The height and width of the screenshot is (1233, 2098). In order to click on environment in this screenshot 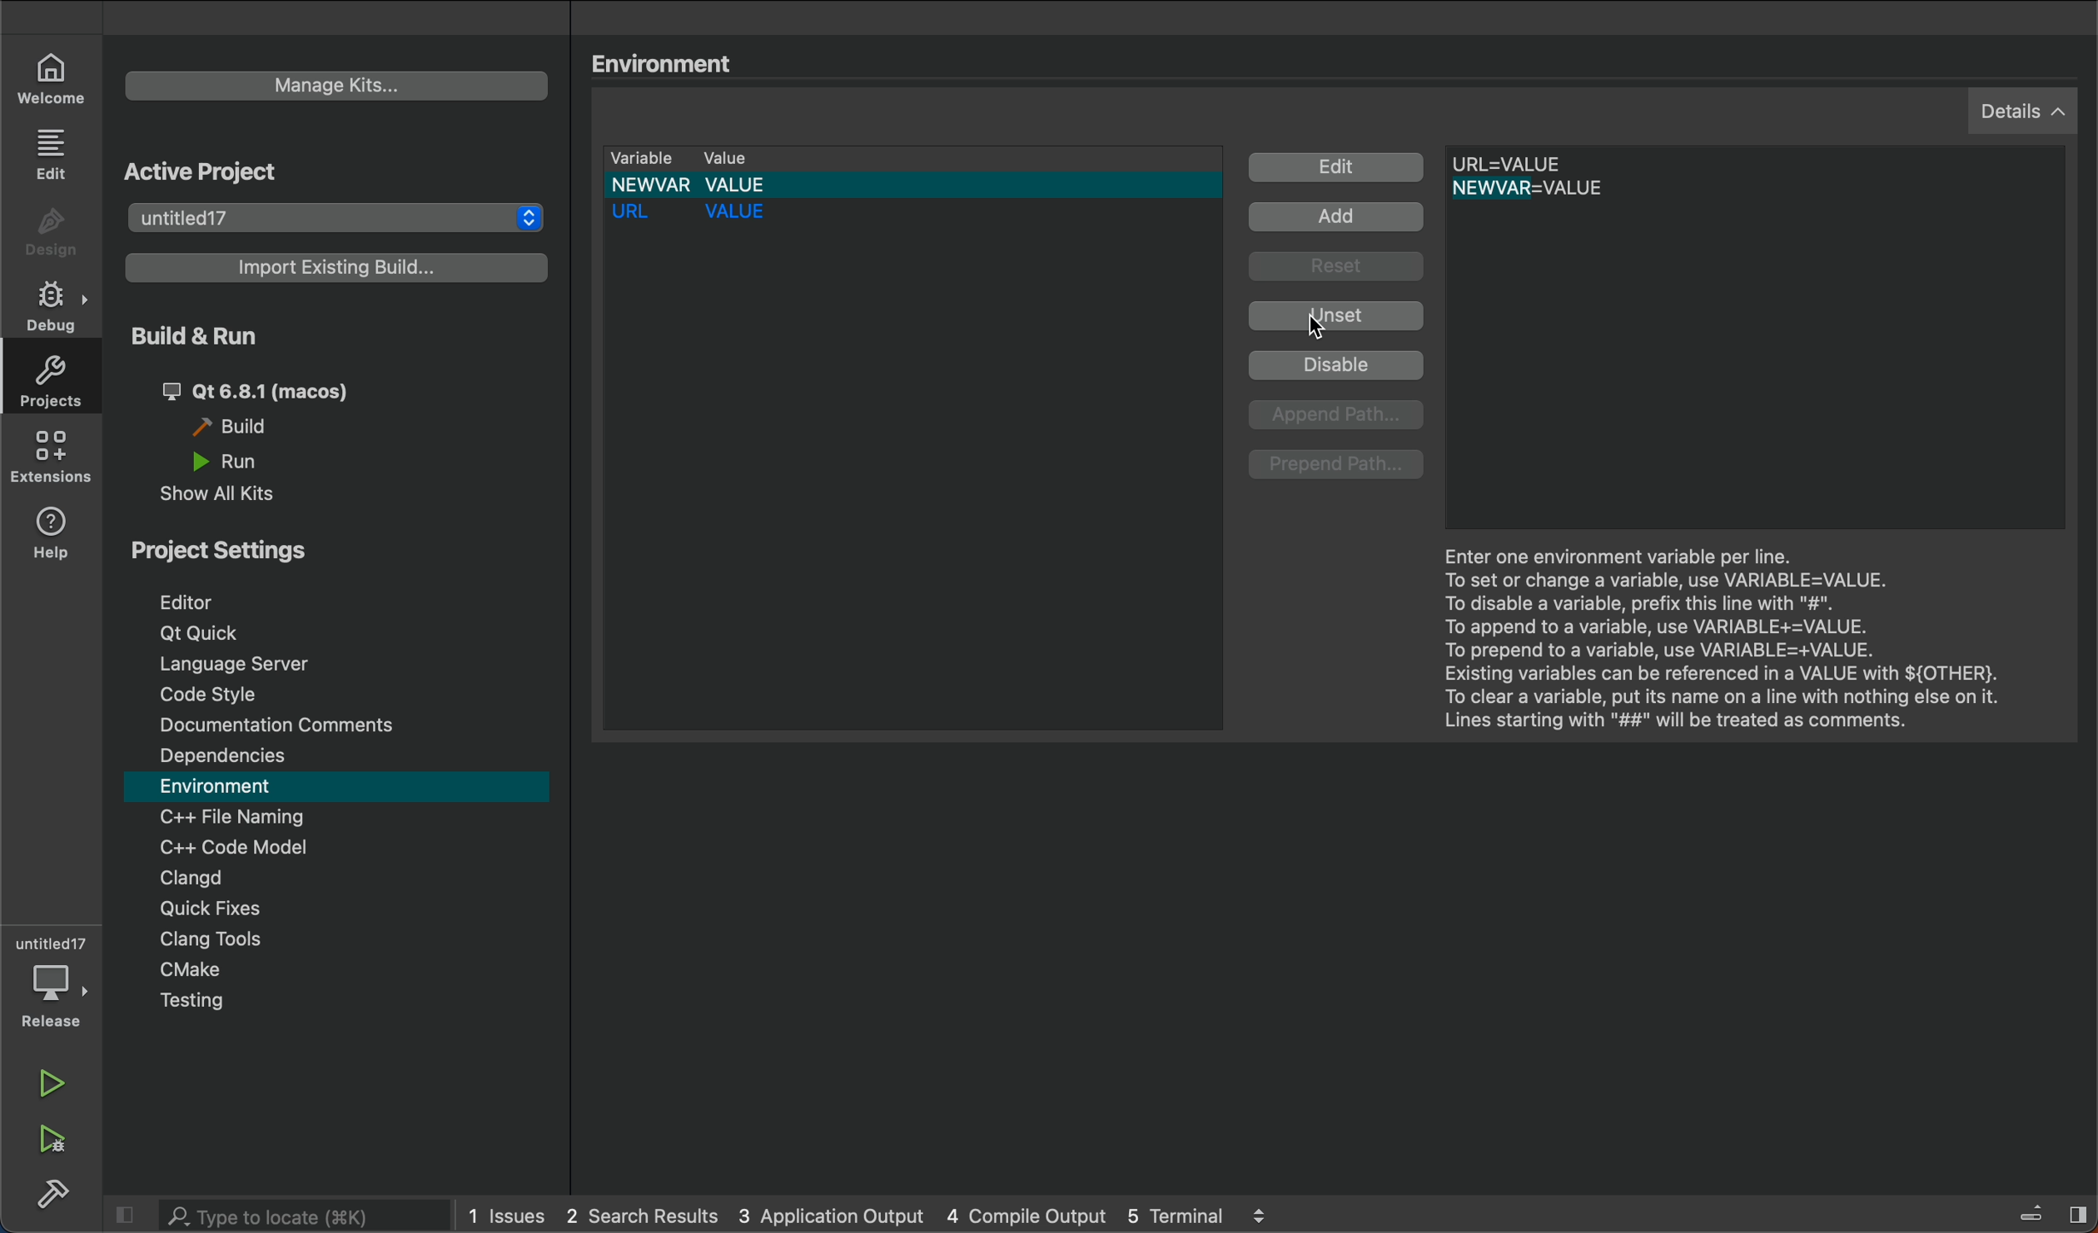, I will do `click(234, 786)`.